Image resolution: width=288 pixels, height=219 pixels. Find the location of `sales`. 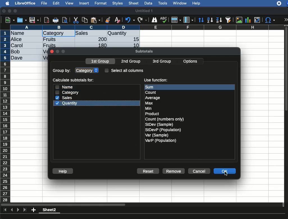

sales is located at coordinates (91, 33).